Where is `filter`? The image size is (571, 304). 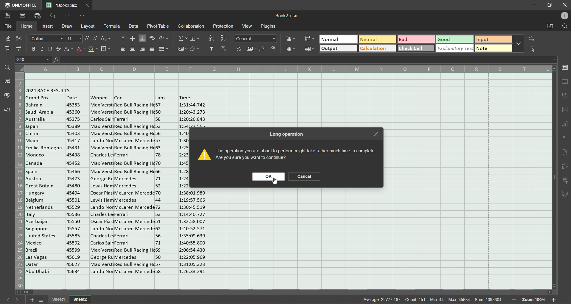
filter is located at coordinates (212, 49).